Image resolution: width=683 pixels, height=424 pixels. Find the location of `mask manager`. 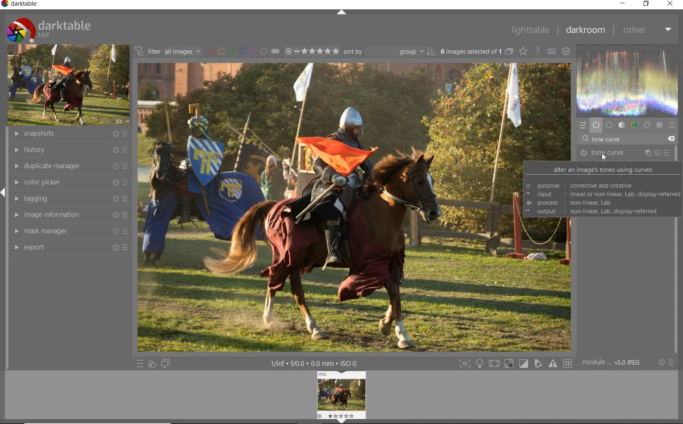

mask manager is located at coordinates (69, 232).